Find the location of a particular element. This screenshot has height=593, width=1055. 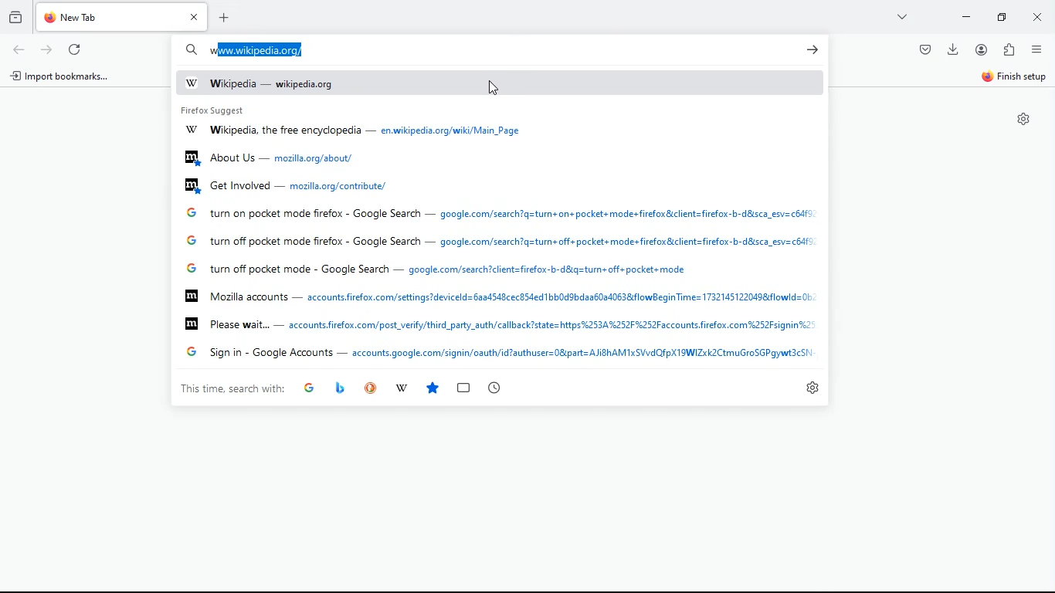

close is located at coordinates (1035, 17).